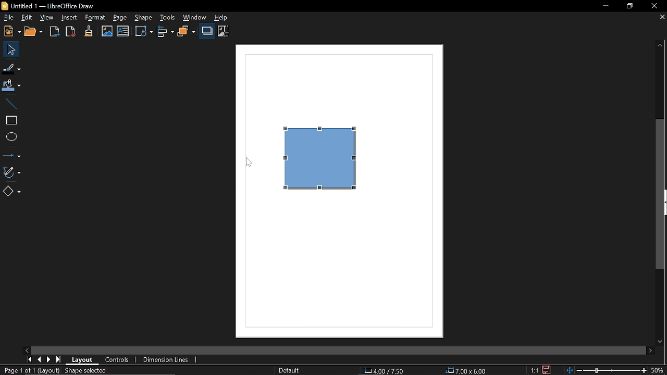  I want to click on Current zoom, so click(607, 371).